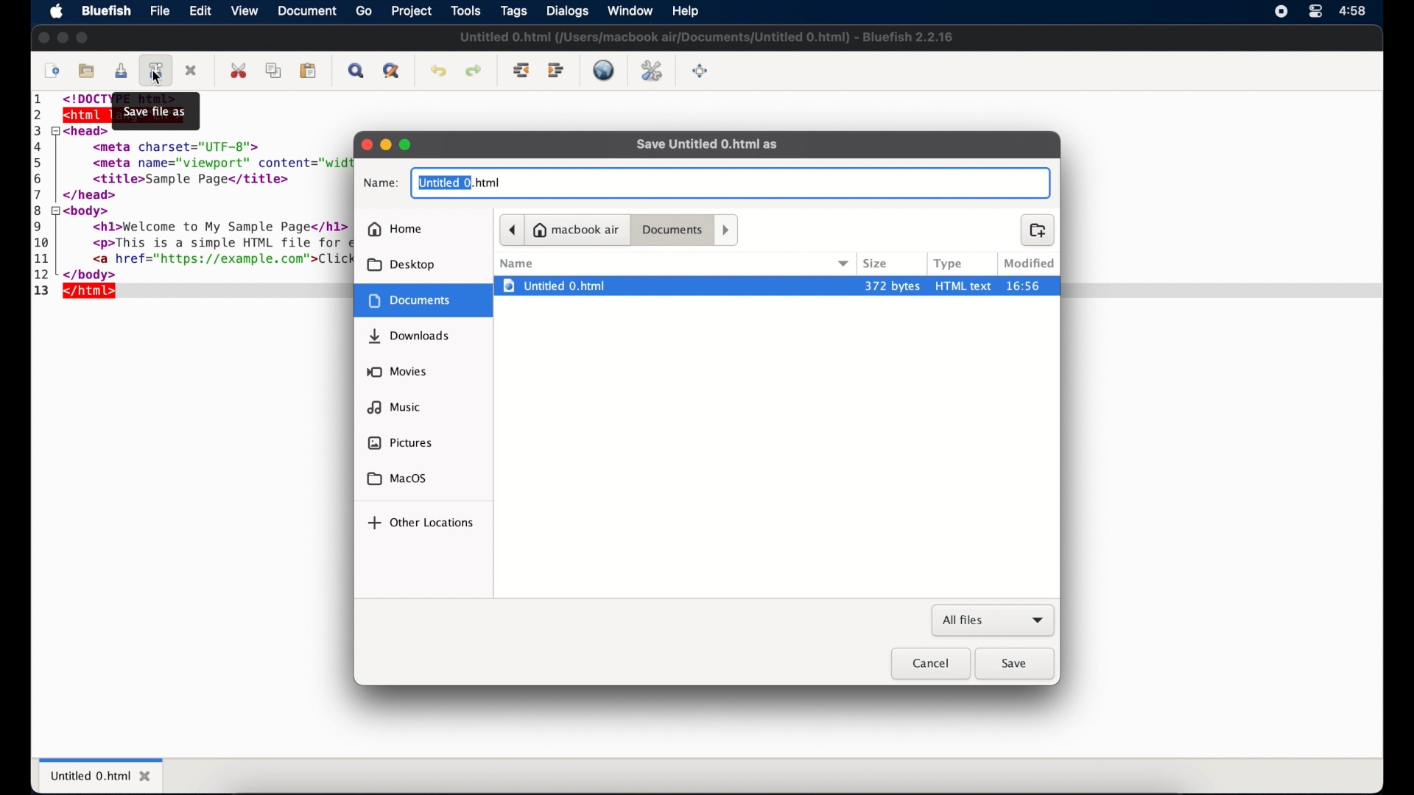  What do you see at coordinates (876, 264) in the screenshot?
I see `size` at bounding box center [876, 264].